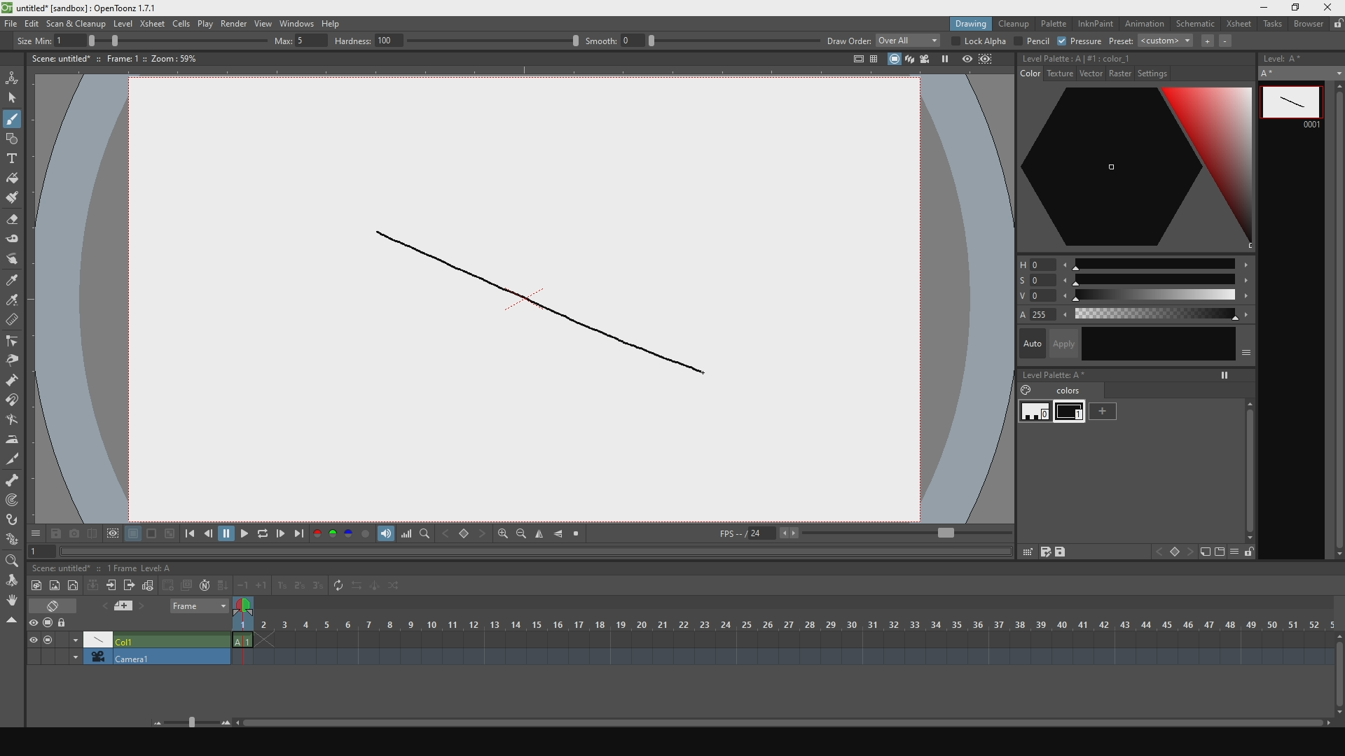  What do you see at coordinates (560, 535) in the screenshot?
I see `align horizontally` at bounding box center [560, 535].